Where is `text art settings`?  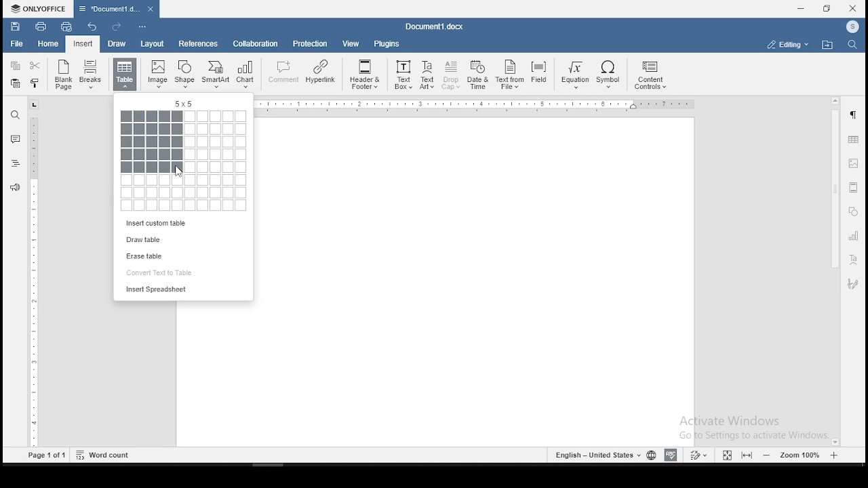
text art settings is located at coordinates (853, 261).